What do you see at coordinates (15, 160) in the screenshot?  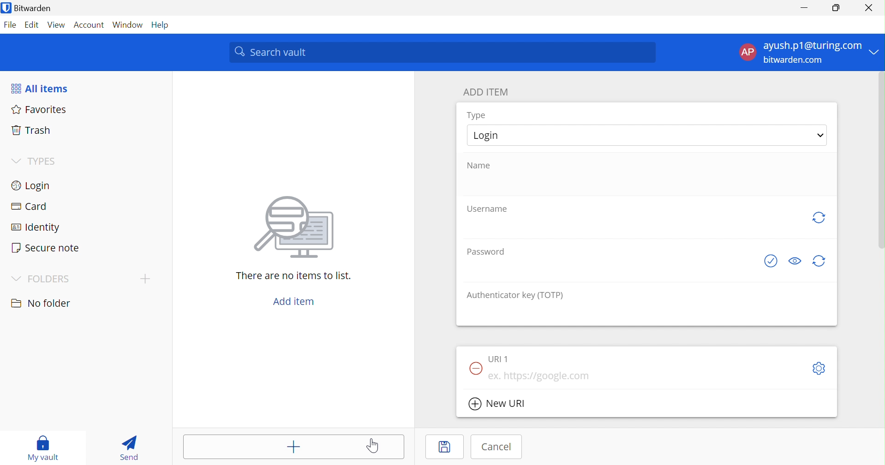 I see `Drop Down` at bounding box center [15, 160].